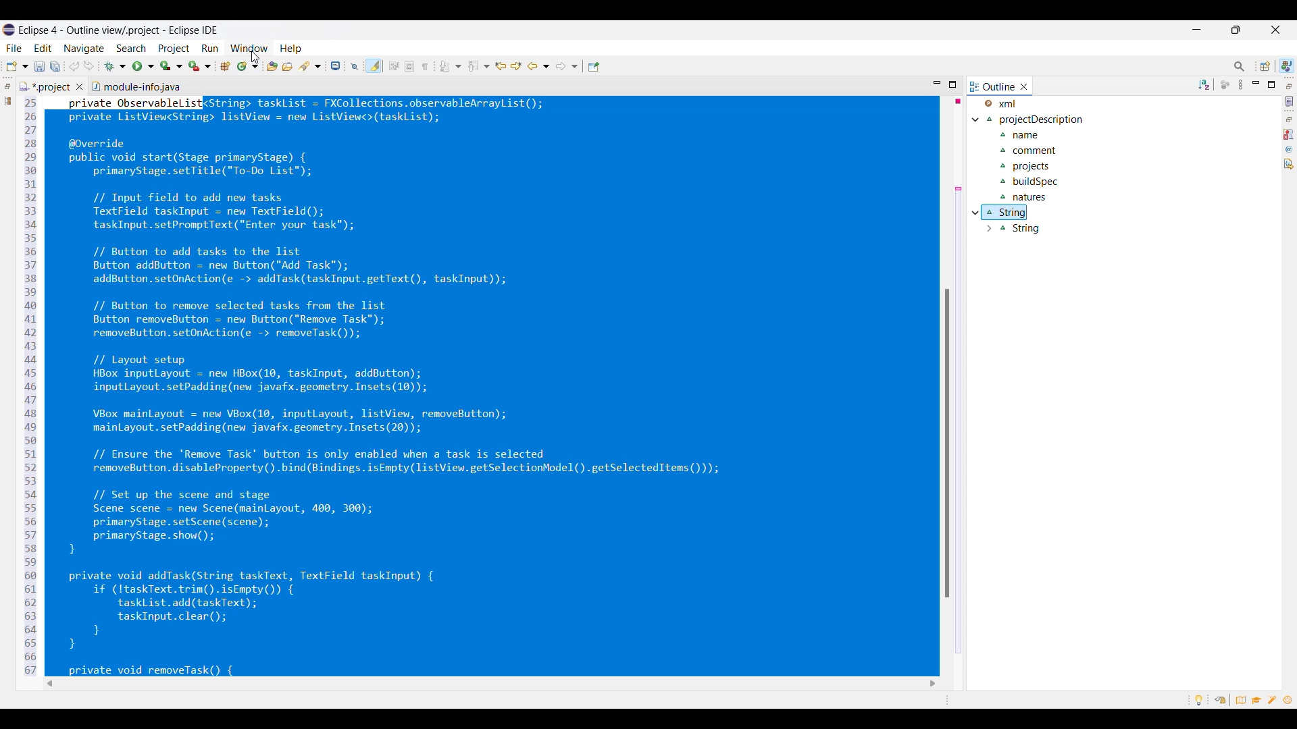 This screenshot has height=729, width=1297. Describe the element at coordinates (131, 48) in the screenshot. I see `Search menu` at that location.